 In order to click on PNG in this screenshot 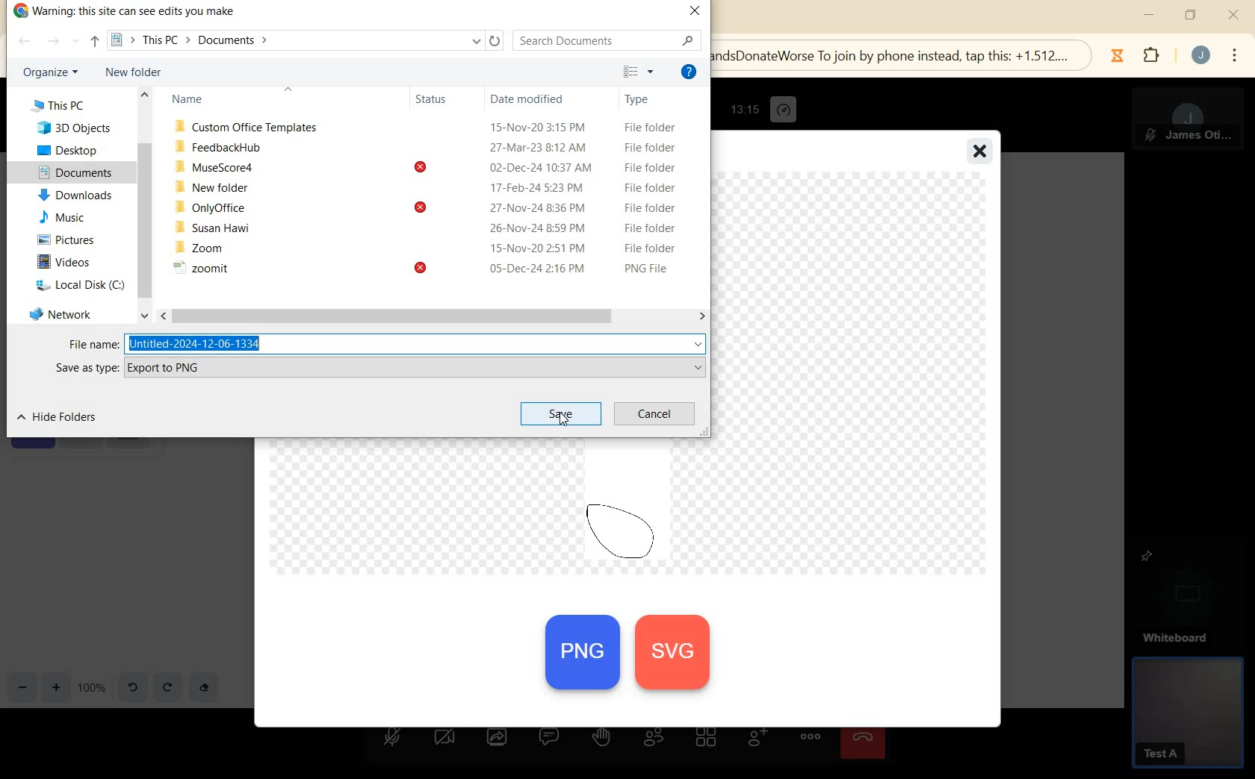, I will do `click(583, 657)`.